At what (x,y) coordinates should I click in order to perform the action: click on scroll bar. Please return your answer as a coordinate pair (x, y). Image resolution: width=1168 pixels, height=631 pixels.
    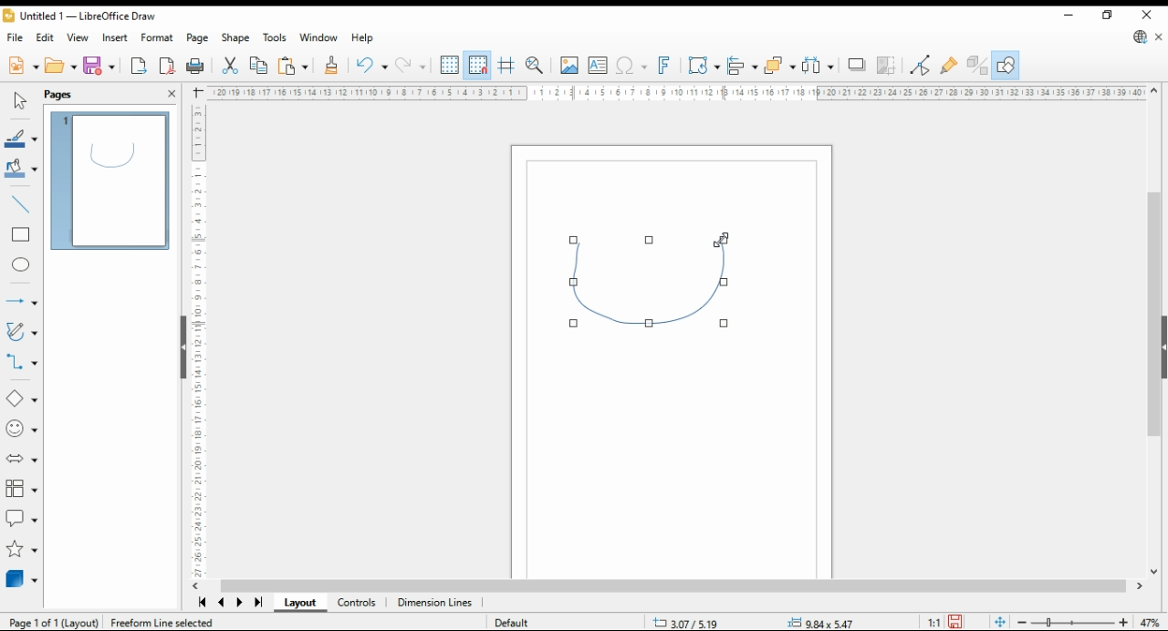
    Looking at the image, I should click on (678, 586).